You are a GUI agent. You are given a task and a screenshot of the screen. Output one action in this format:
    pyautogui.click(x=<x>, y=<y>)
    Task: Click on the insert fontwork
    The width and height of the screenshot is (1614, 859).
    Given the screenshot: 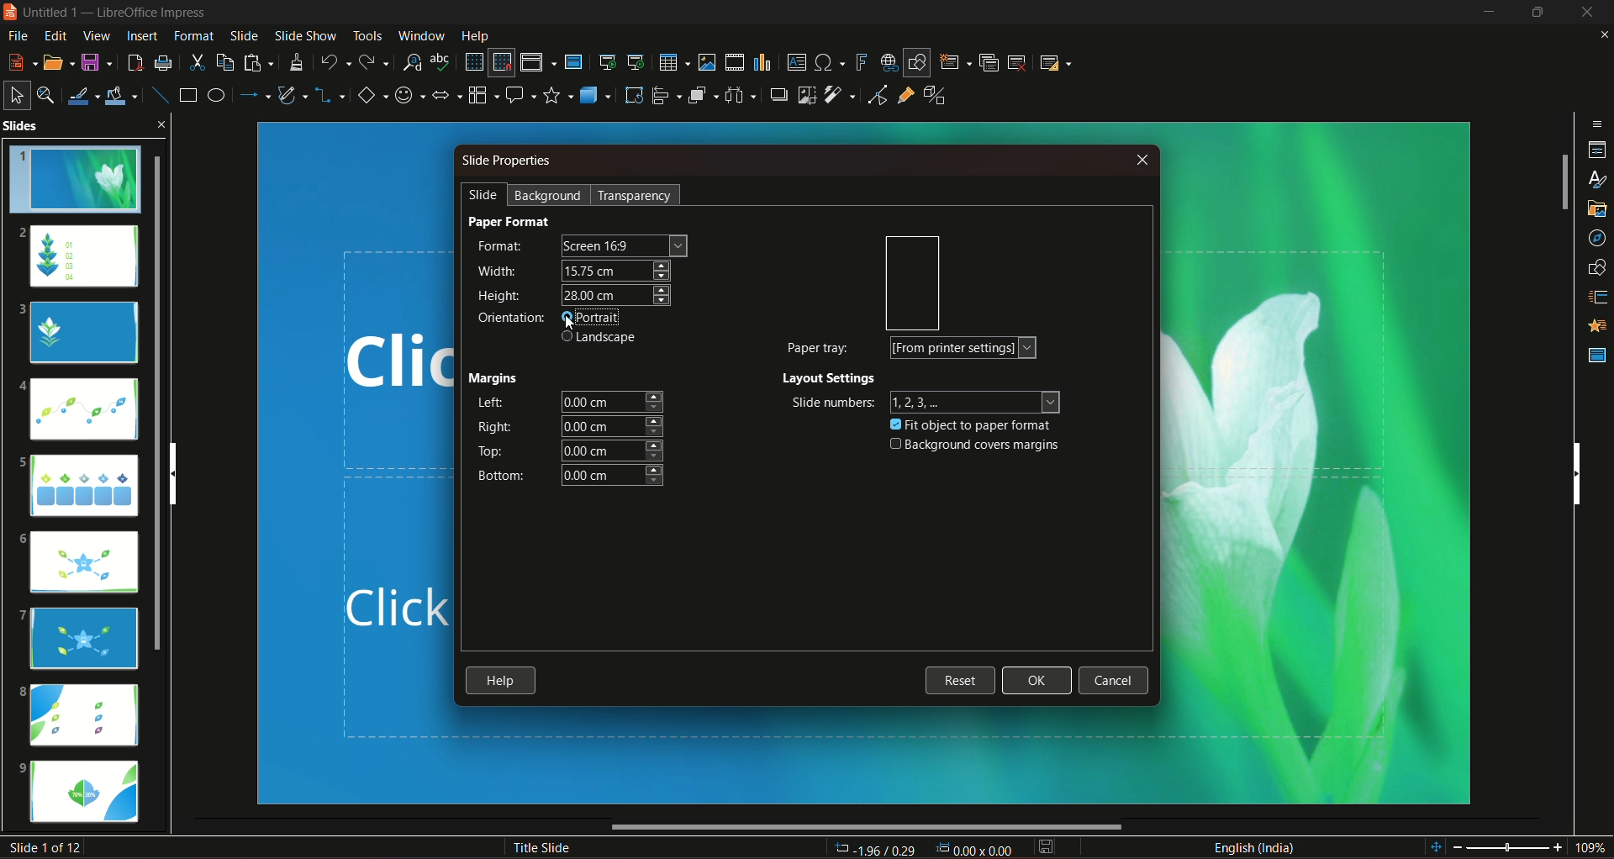 What is the action you would take?
    pyautogui.click(x=862, y=62)
    